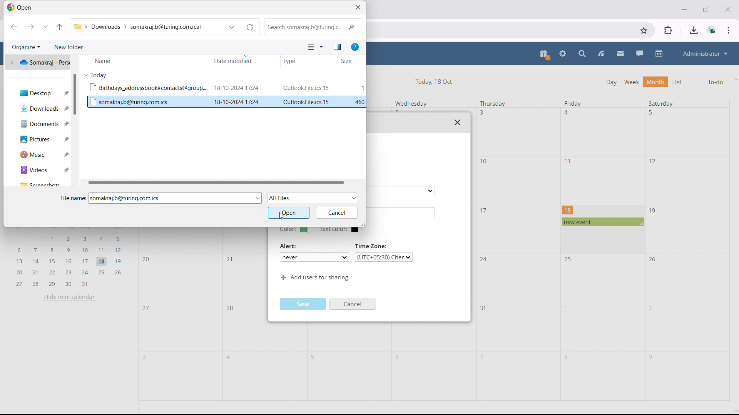 Image resolution: width=739 pixels, height=415 pixels. Describe the element at coordinates (363, 88) in the screenshot. I see `1` at that location.